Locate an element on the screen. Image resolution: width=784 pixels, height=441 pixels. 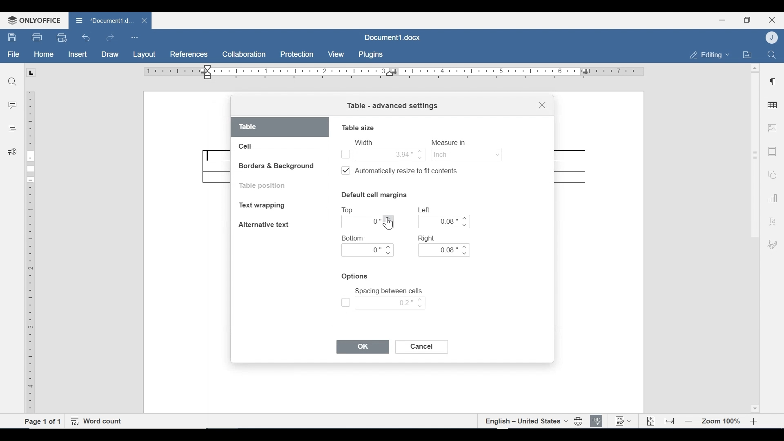
References is located at coordinates (188, 54).